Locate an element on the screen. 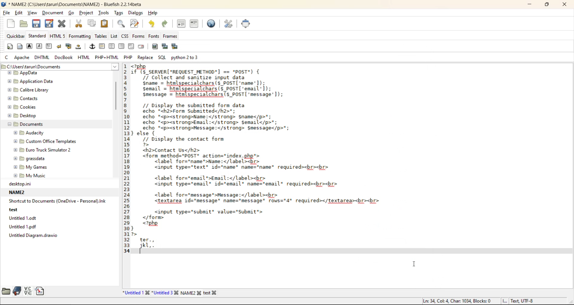 The width and height of the screenshot is (574, 305). view is located at coordinates (33, 14).